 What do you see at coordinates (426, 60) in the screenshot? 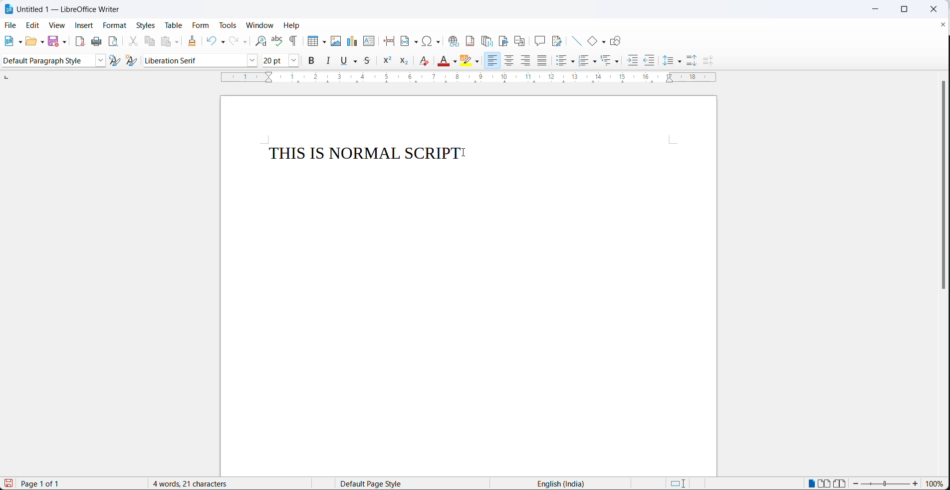
I see `clear direct formatting ` at bounding box center [426, 60].